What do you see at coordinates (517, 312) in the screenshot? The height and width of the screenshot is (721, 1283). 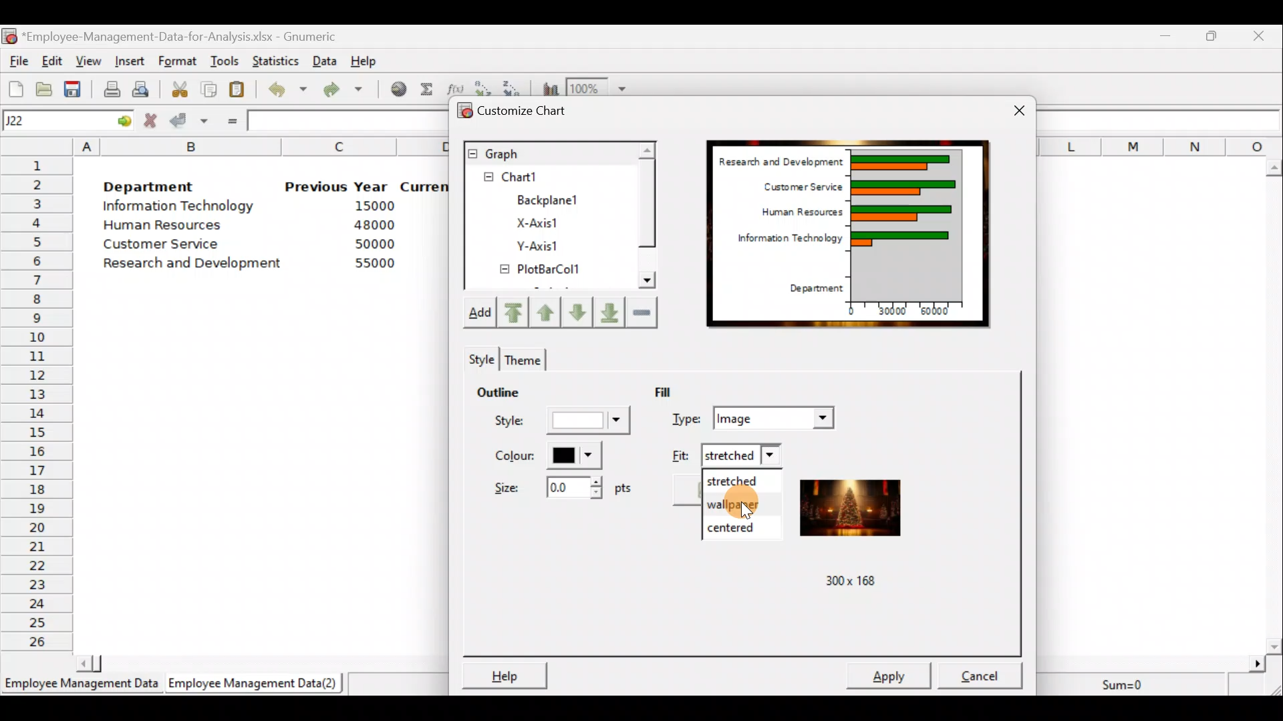 I see `Move upward` at bounding box center [517, 312].